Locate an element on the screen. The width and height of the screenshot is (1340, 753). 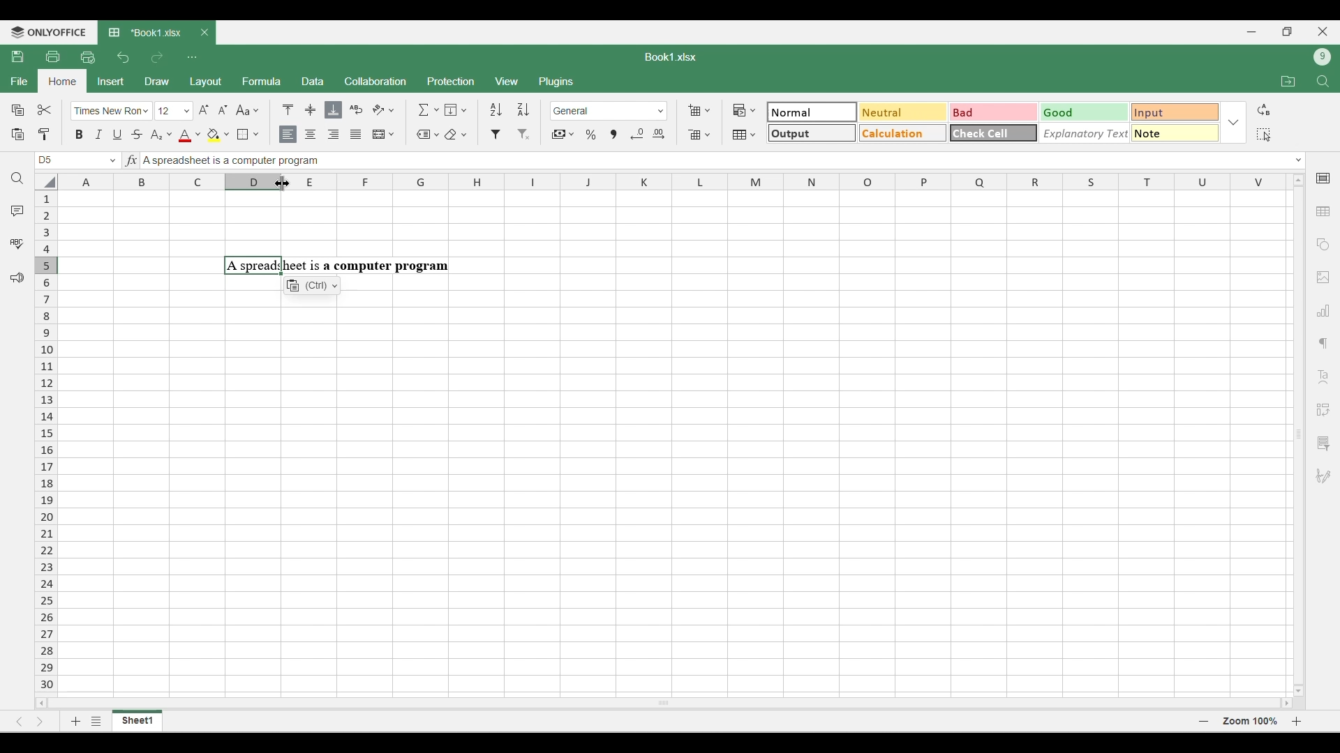
Bold is located at coordinates (80, 134).